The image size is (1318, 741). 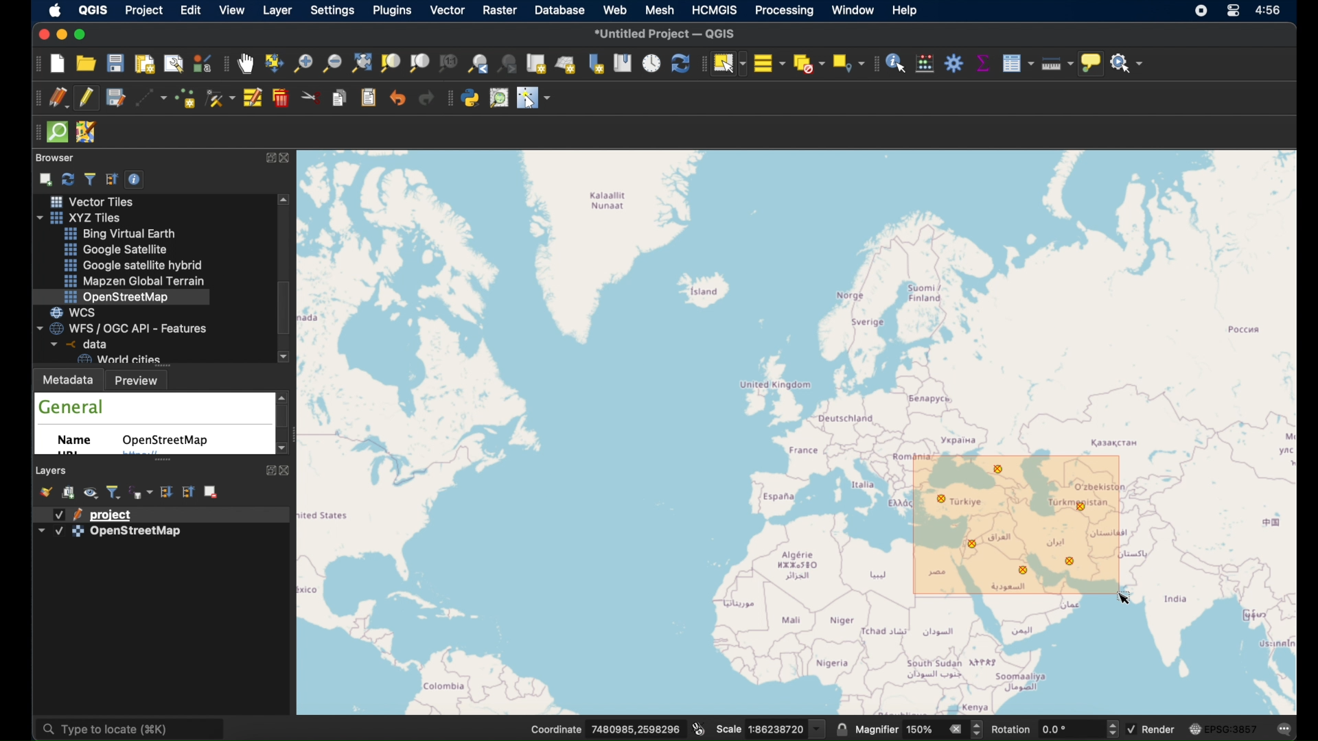 What do you see at coordinates (1222, 729) in the screenshot?
I see `current csr` at bounding box center [1222, 729].